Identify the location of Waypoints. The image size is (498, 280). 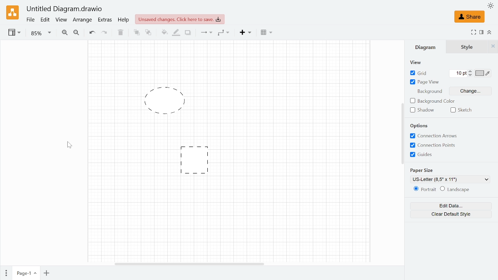
(223, 33).